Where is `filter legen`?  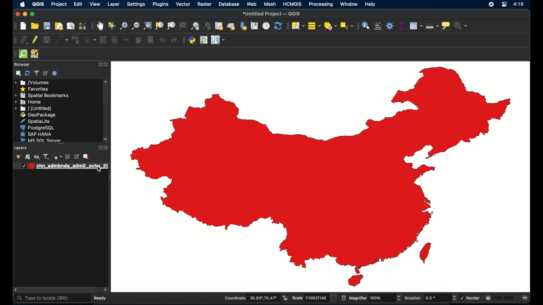
filter legen is located at coordinates (46, 156).